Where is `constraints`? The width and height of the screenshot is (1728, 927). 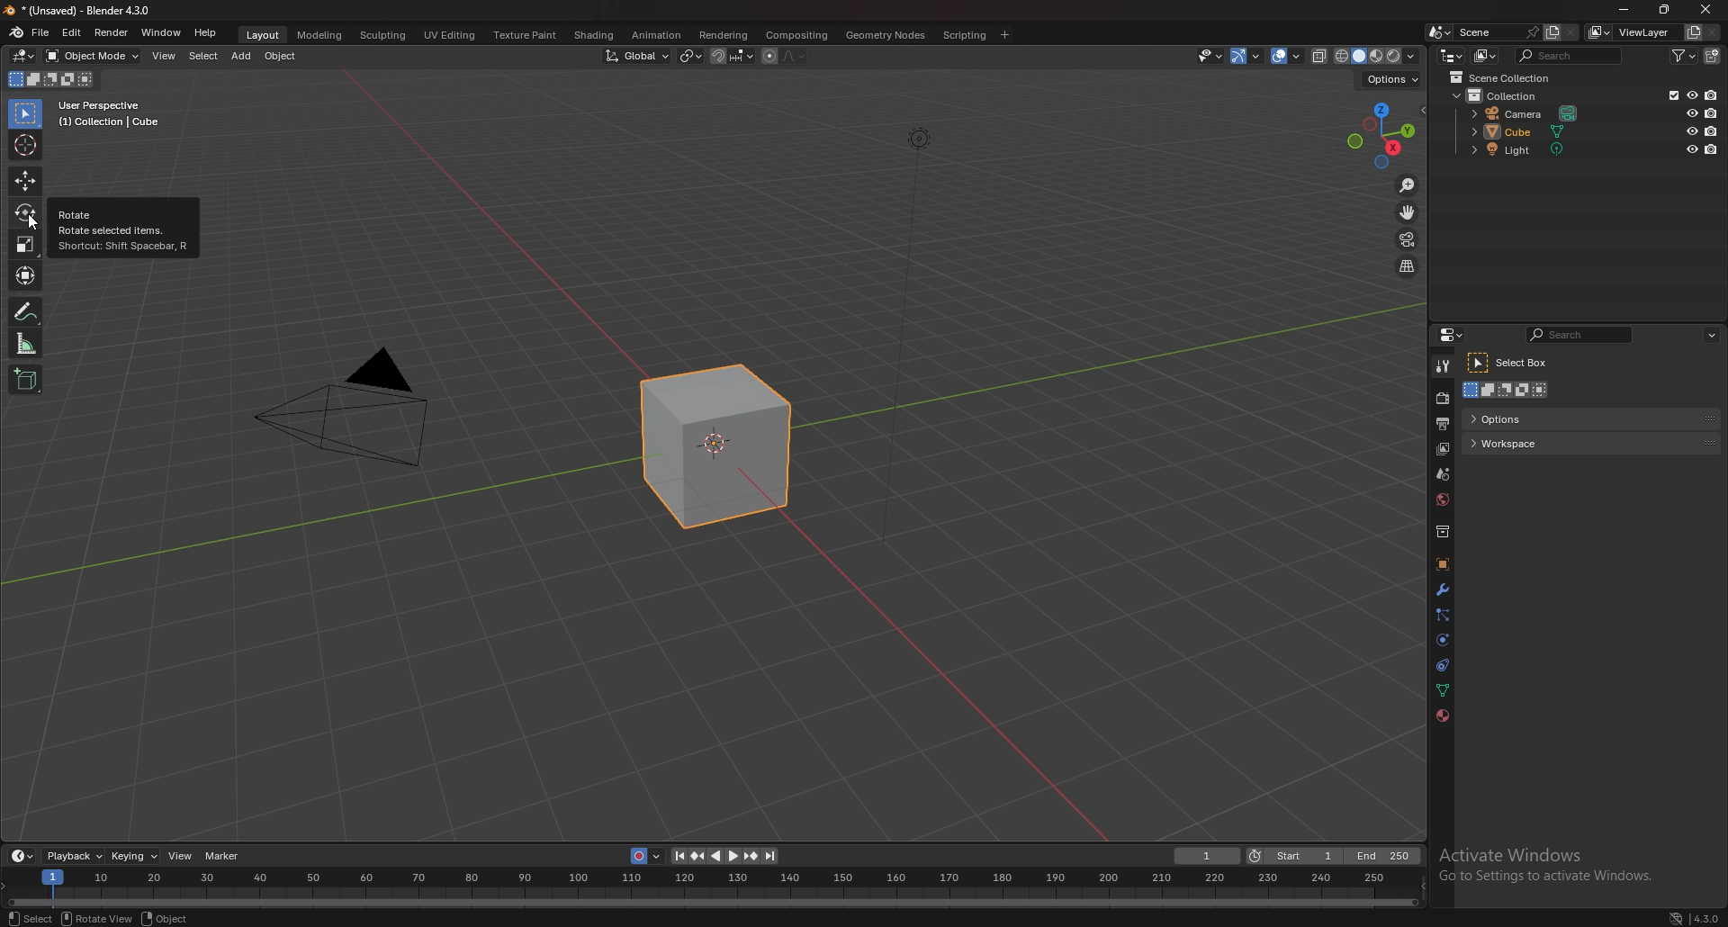 constraints is located at coordinates (1444, 664).